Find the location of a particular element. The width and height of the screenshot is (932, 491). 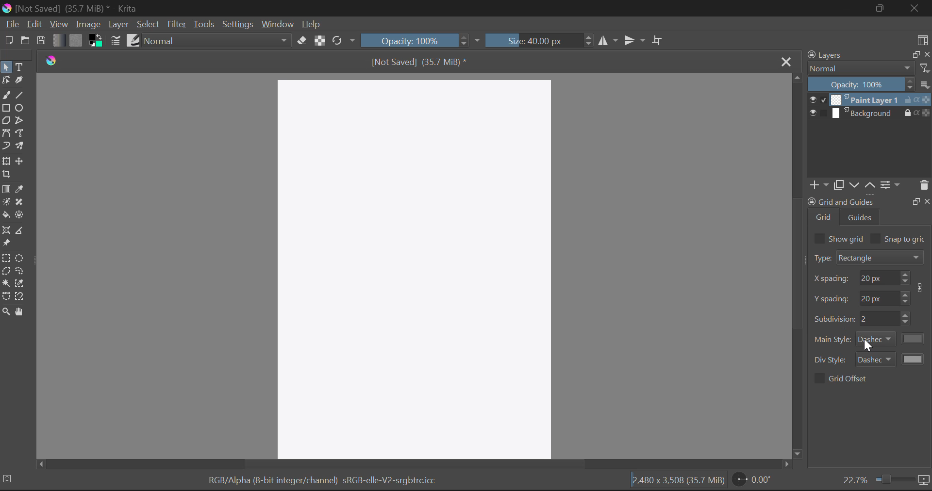

[Not Saved] (35.7 MiB) * - Krita is located at coordinates (71, 9).